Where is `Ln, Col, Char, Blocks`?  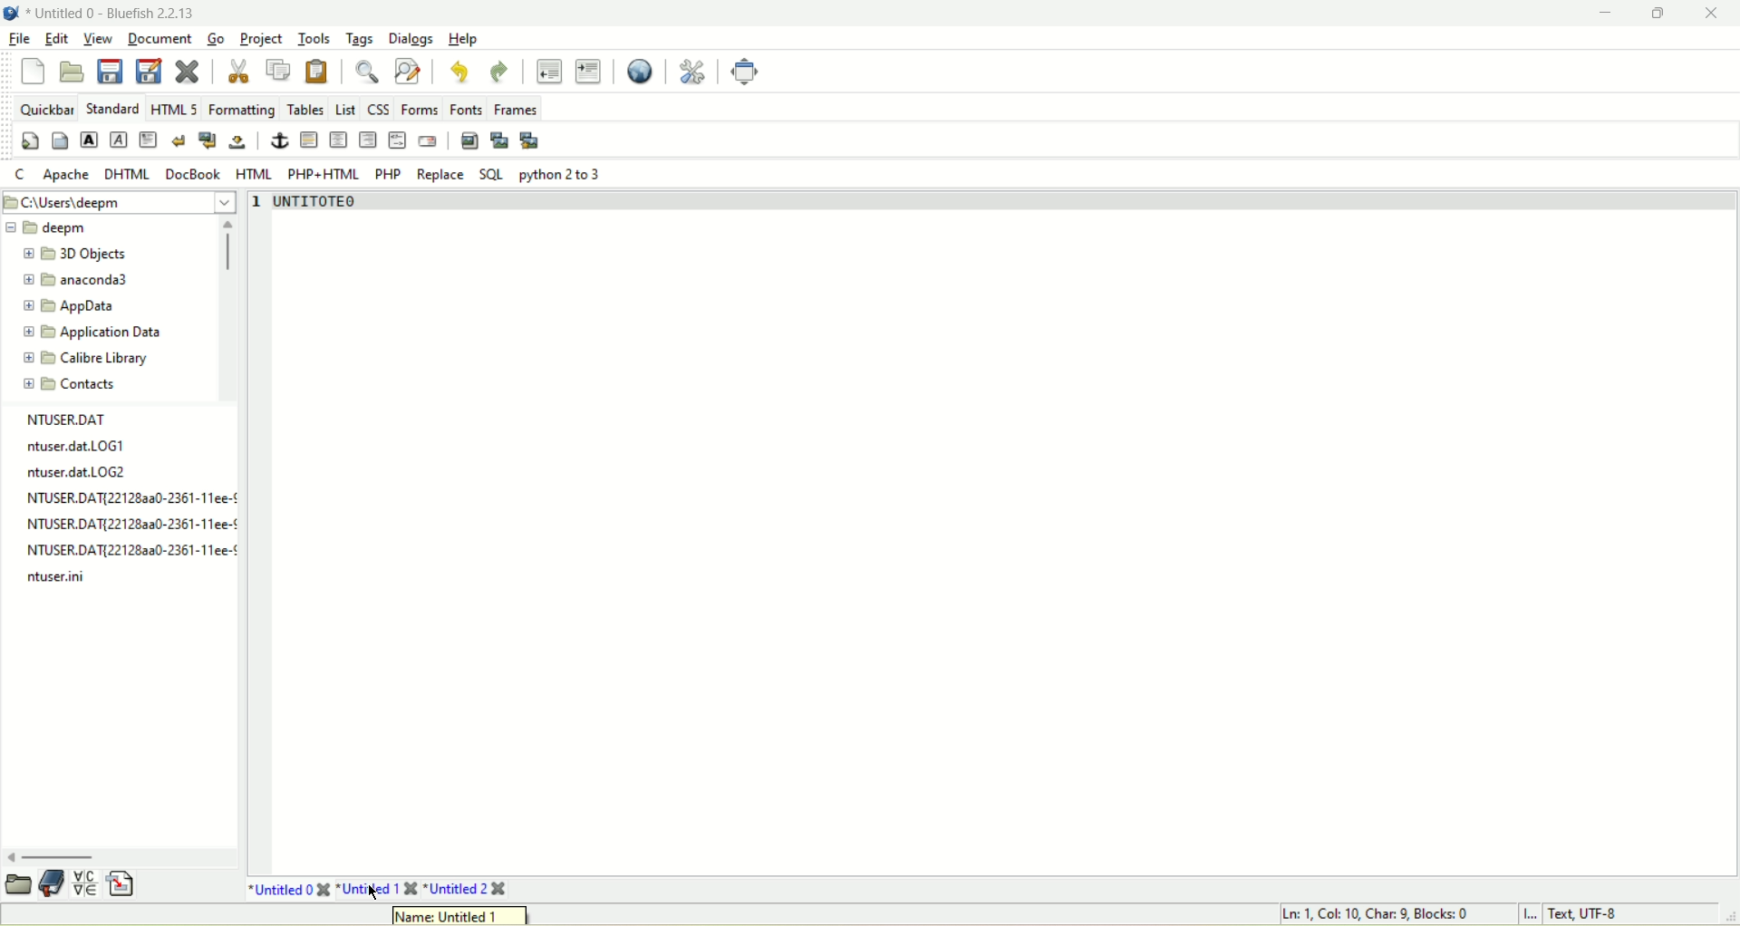 Ln, Col, Char, Blocks is located at coordinates (1376, 915).